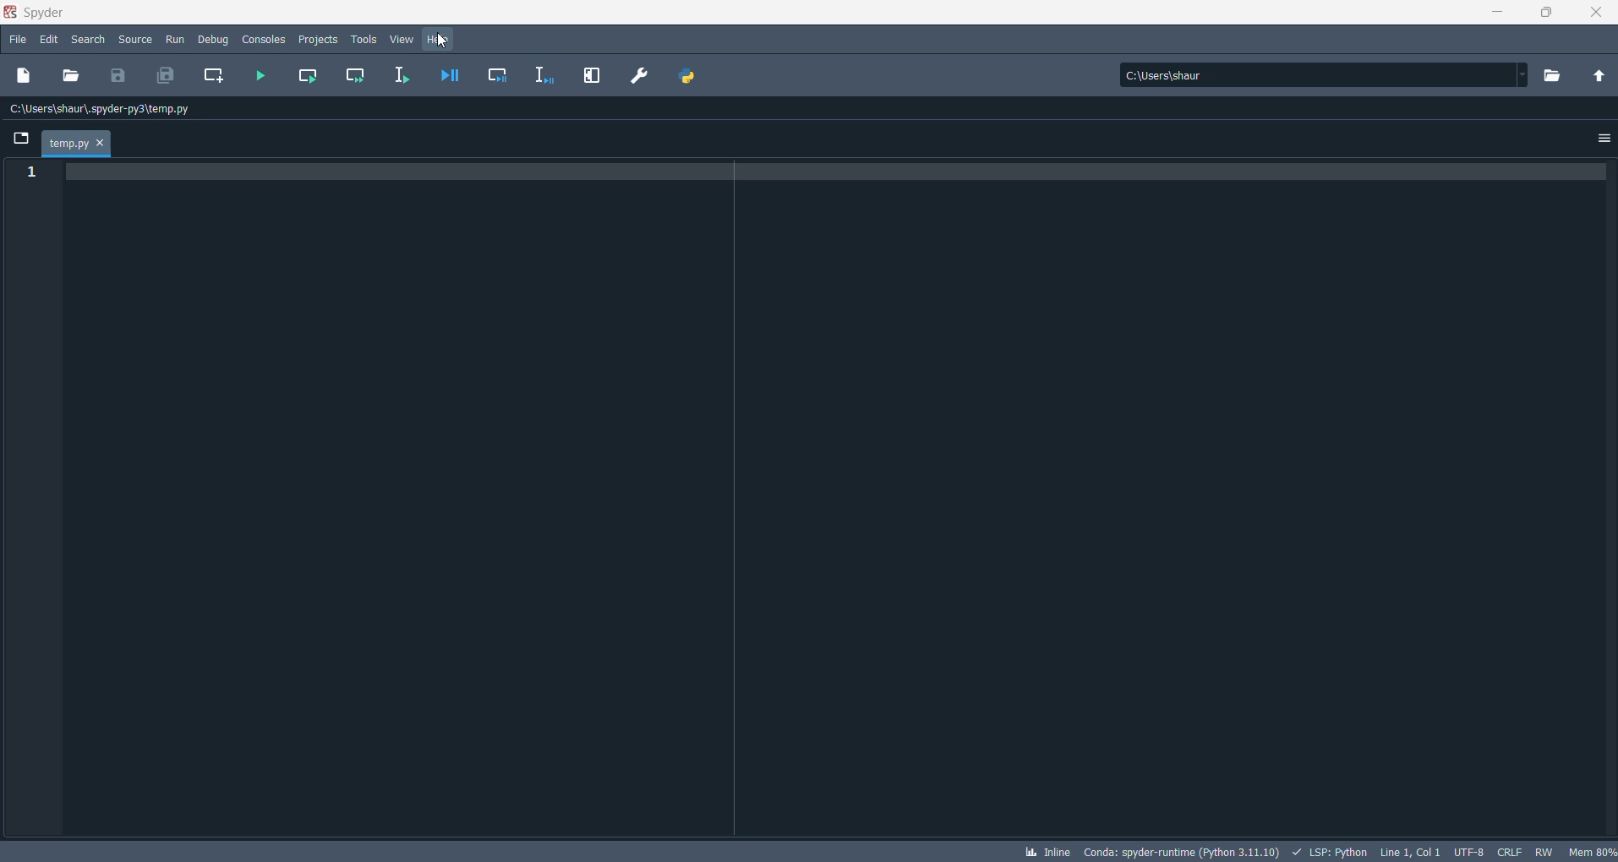  I want to click on parent directory, so click(1599, 75).